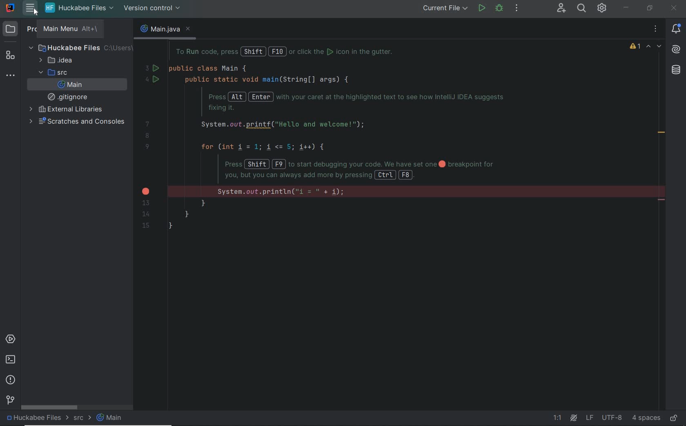 This screenshot has width=686, height=426. Describe the element at coordinates (18, 30) in the screenshot. I see `project` at that location.